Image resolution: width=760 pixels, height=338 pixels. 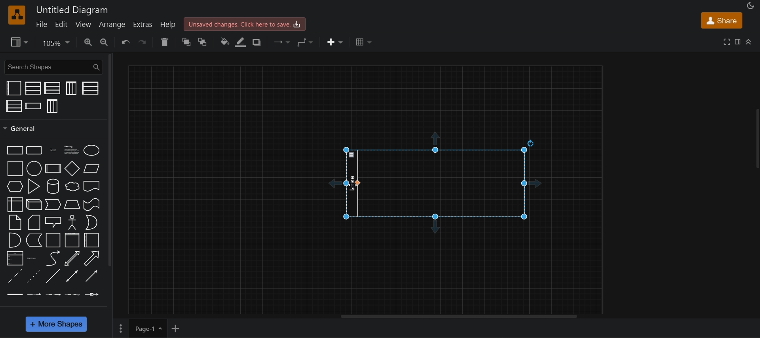 What do you see at coordinates (15, 294) in the screenshot?
I see `link` at bounding box center [15, 294].